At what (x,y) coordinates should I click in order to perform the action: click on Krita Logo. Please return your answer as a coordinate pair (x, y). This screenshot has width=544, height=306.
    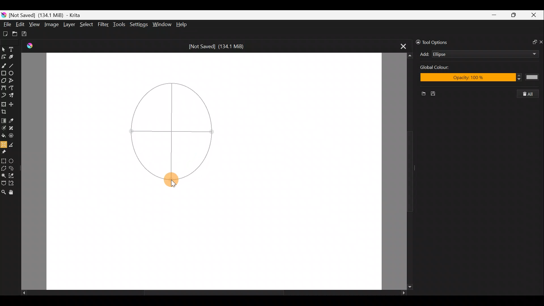
    Looking at the image, I should click on (29, 46).